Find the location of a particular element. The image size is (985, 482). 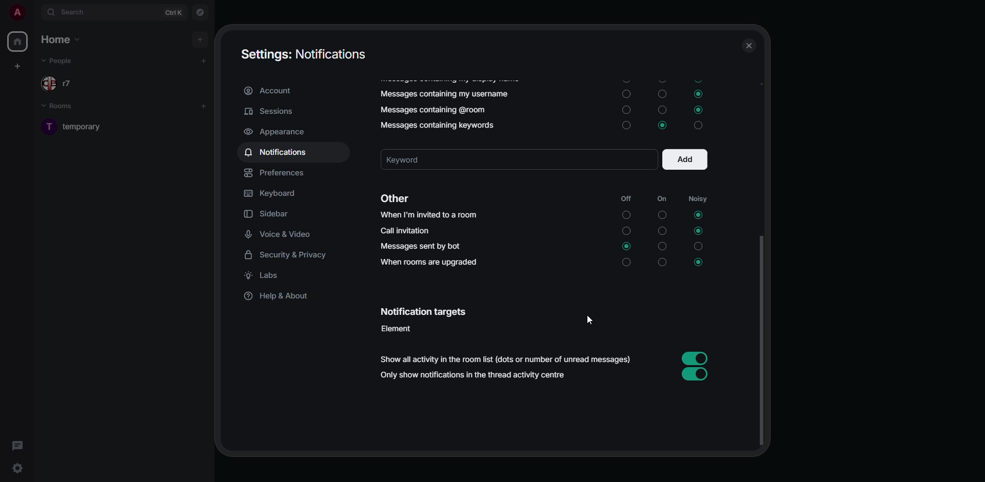

settings is located at coordinates (17, 468).